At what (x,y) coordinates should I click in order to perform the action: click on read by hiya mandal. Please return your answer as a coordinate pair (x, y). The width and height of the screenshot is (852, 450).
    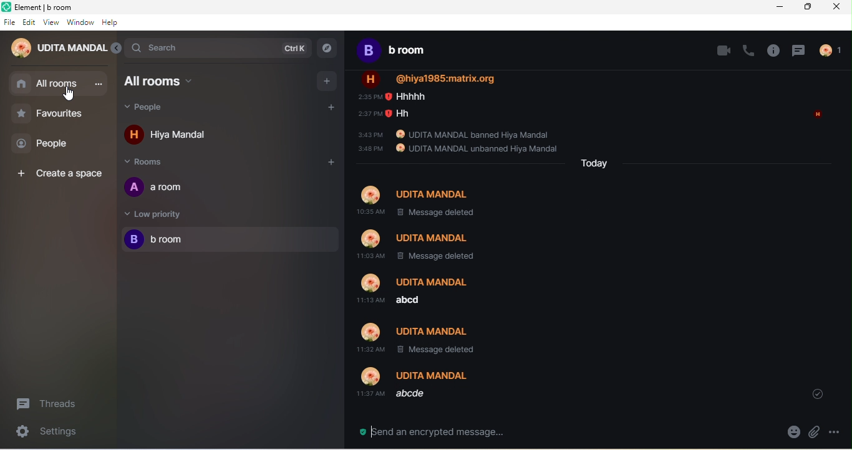
    Looking at the image, I should click on (817, 114).